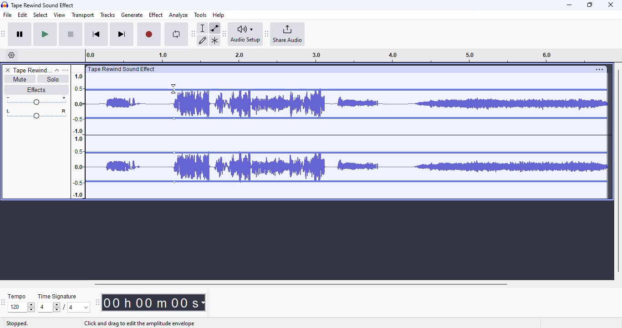 Image resolution: width=622 pixels, height=328 pixels. What do you see at coordinates (599, 69) in the screenshot?
I see `settings` at bounding box center [599, 69].